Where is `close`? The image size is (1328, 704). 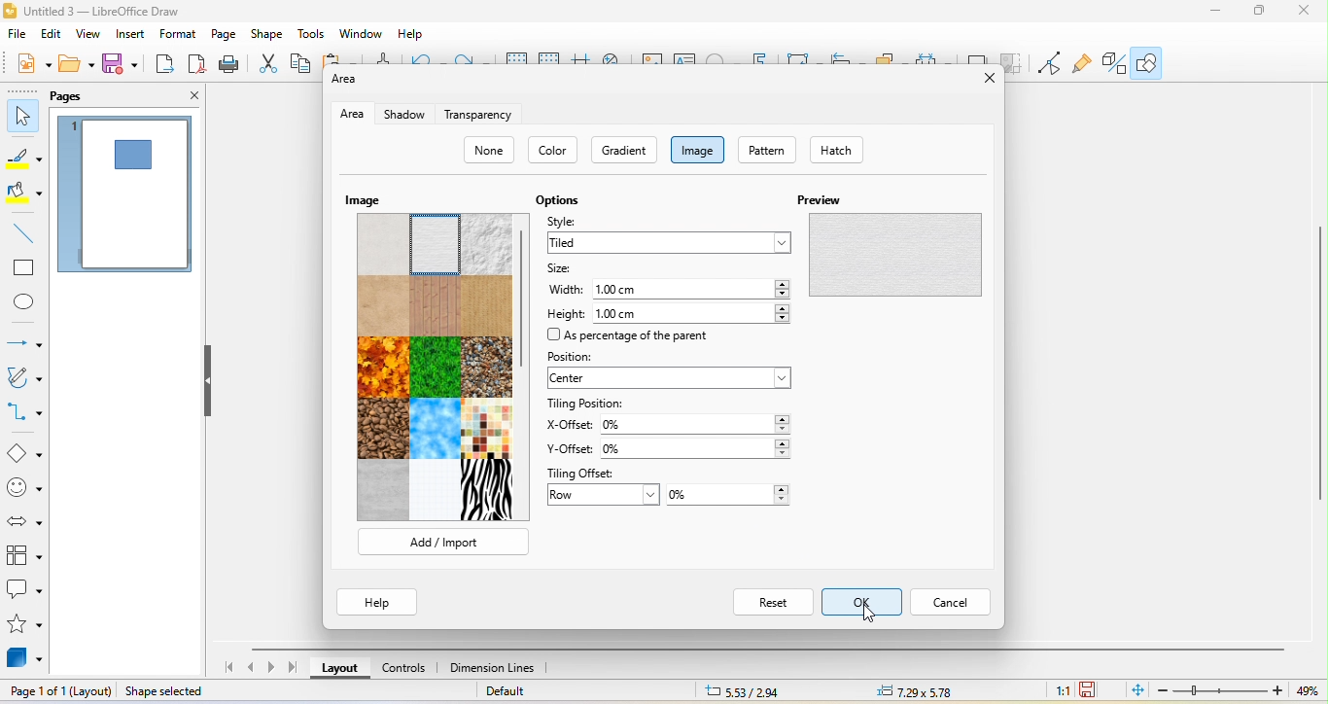
close is located at coordinates (183, 96).